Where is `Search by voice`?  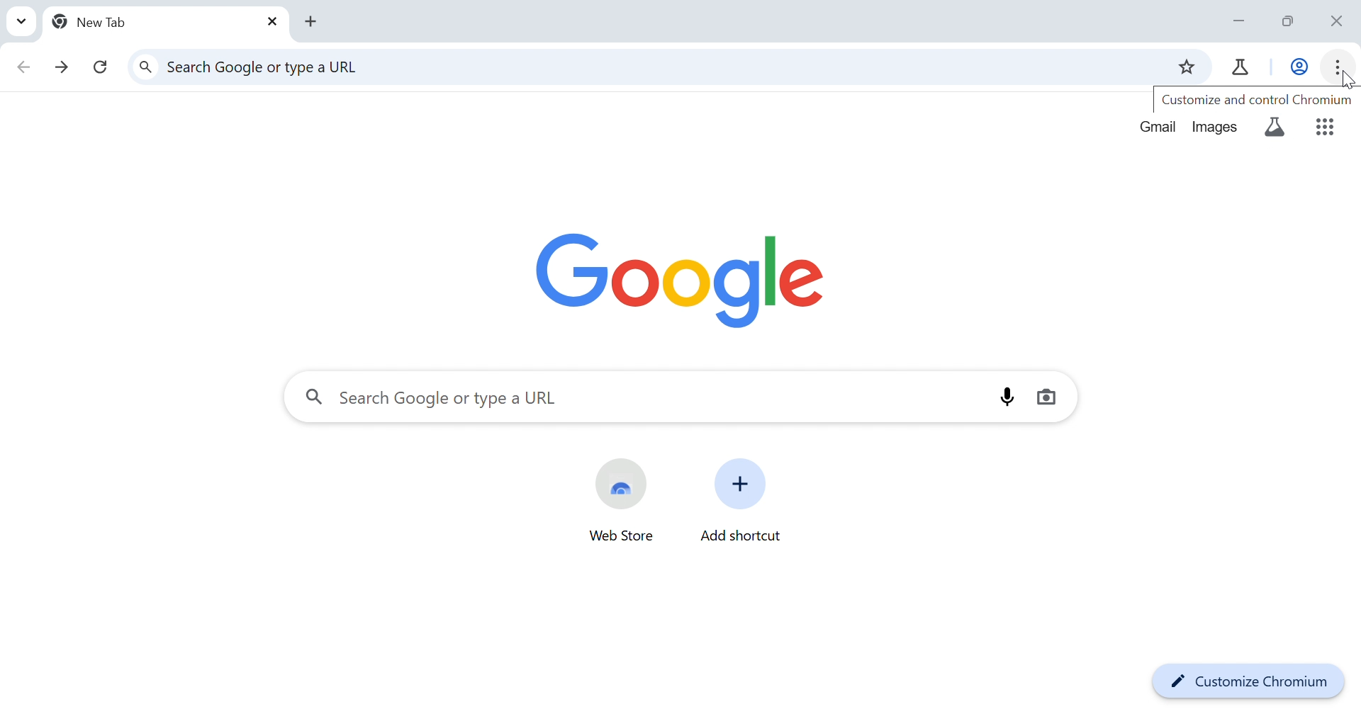 Search by voice is located at coordinates (1007, 396).